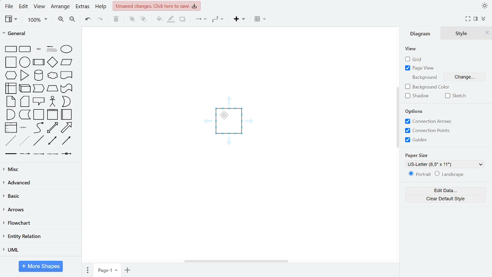  Describe the element at coordinates (425, 77) in the screenshot. I see `text` at that location.